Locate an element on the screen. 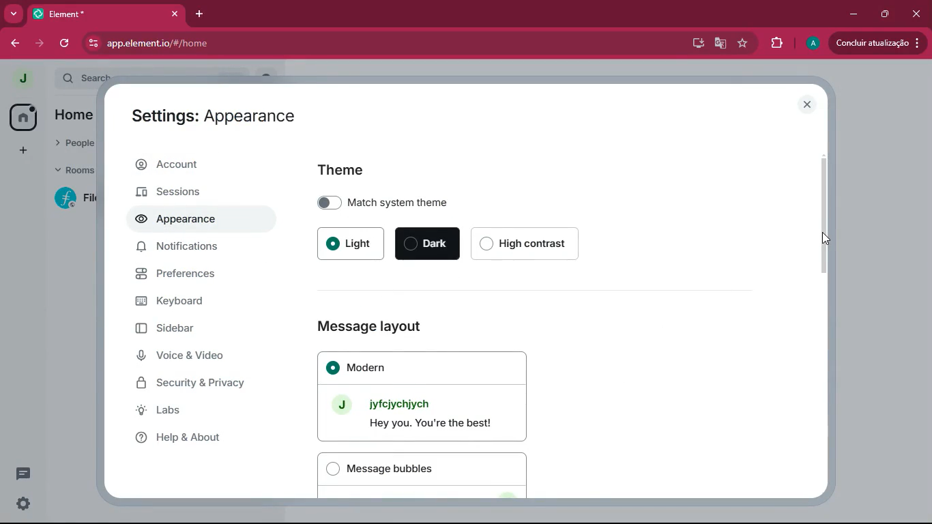 The height and width of the screenshot is (524, 932). refresh is located at coordinates (66, 45).